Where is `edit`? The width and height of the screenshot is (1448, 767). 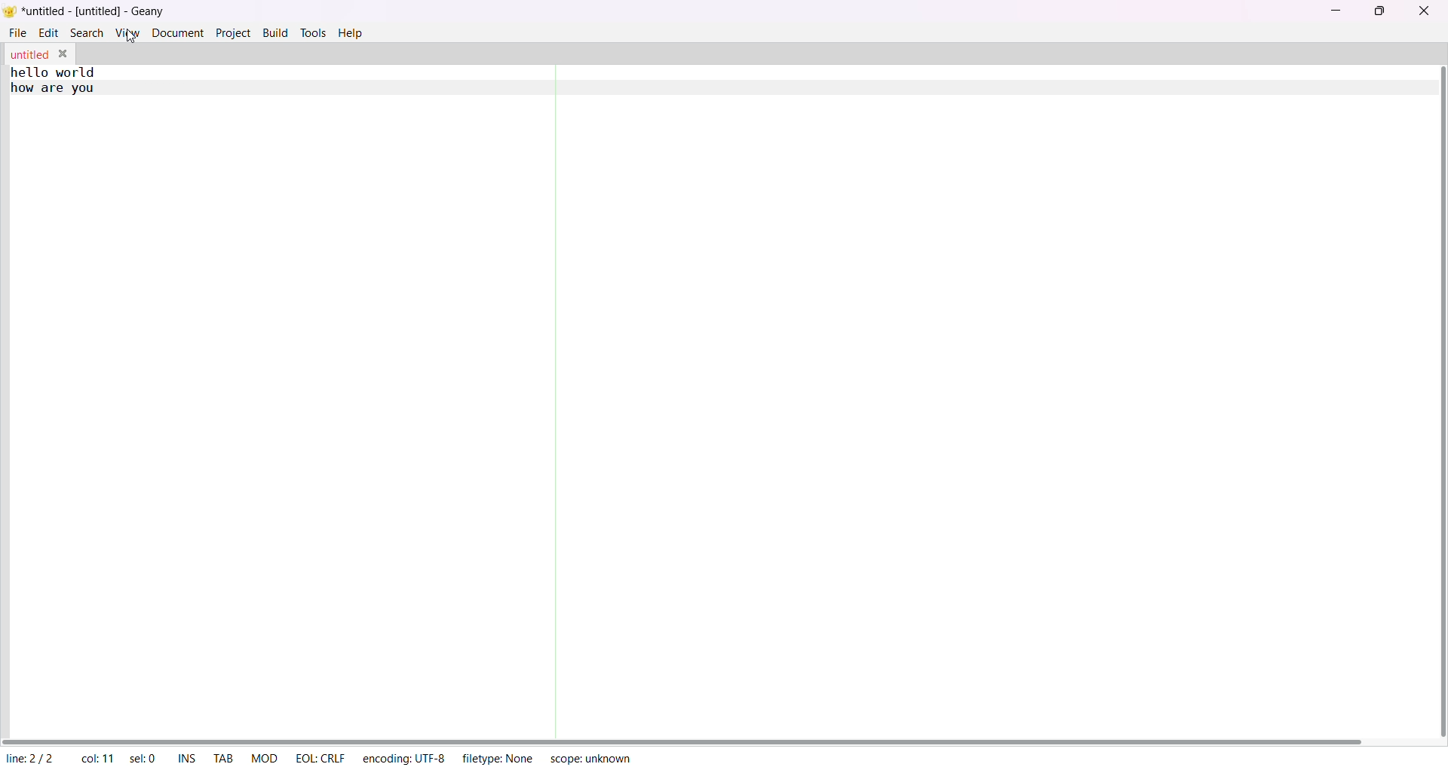 edit is located at coordinates (47, 32).